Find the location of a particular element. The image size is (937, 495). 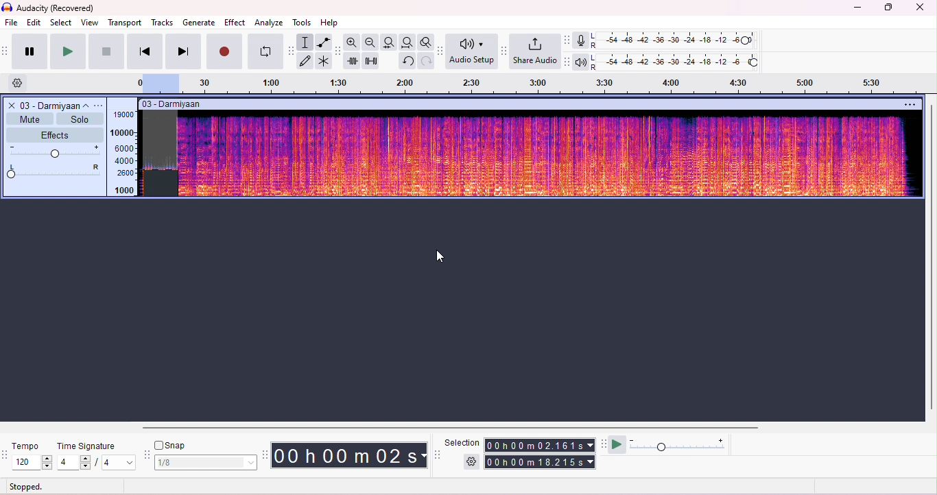

selection tool bar is located at coordinates (438, 455).